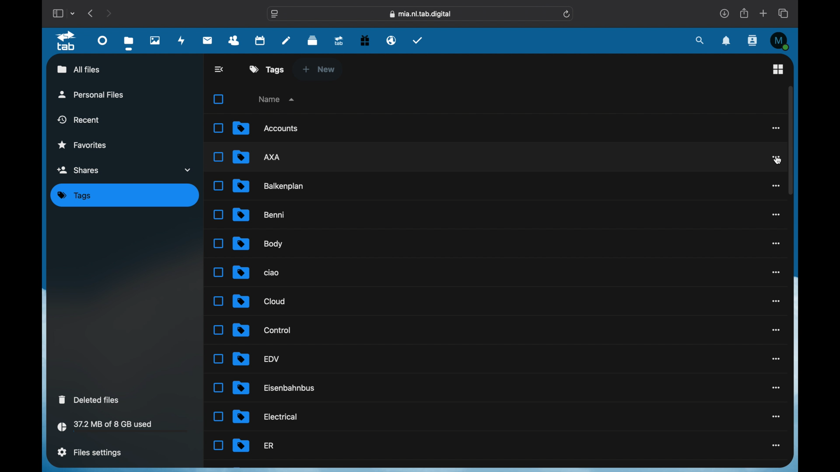 The width and height of the screenshot is (840, 472). What do you see at coordinates (266, 128) in the screenshot?
I see `file` at bounding box center [266, 128].